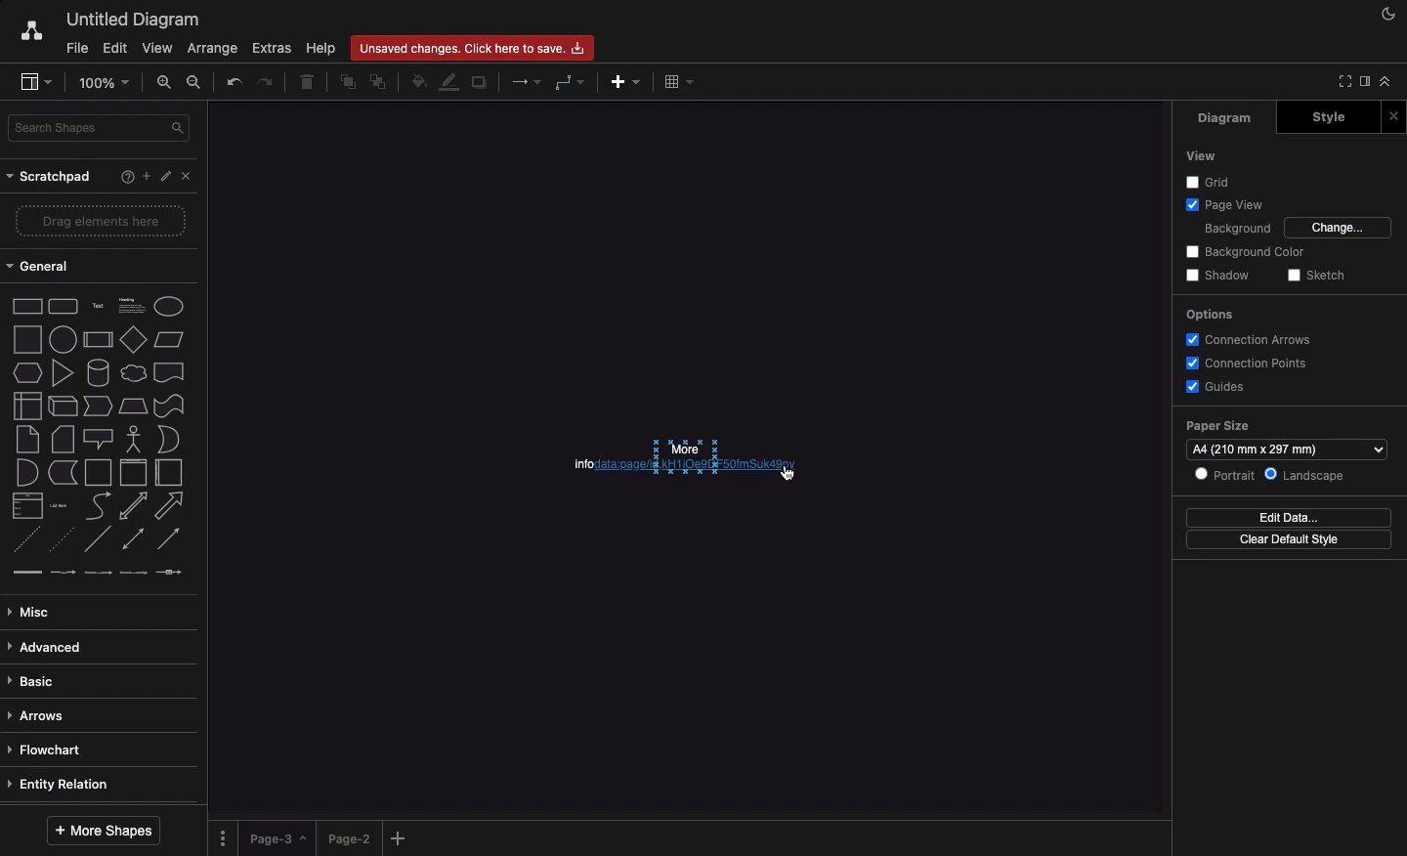 The height and width of the screenshot is (856, 1407). Describe the element at coordinates (27, 440) in the screenshot. I see `note` at that location.